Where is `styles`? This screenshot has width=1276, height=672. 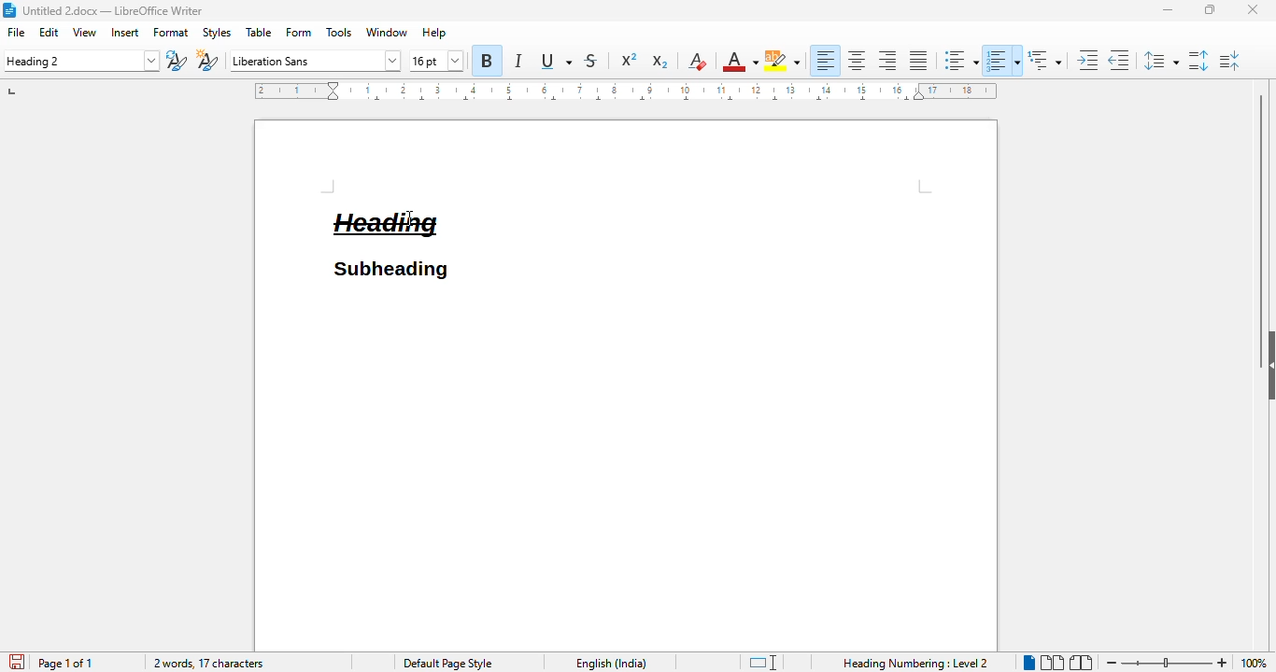
styles is located at coordinates (217, 34).